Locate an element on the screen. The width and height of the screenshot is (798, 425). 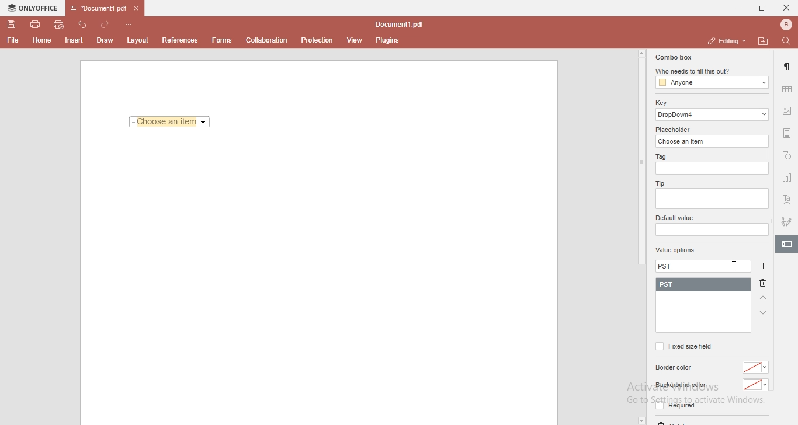
print is located at coordinates (34, 23).